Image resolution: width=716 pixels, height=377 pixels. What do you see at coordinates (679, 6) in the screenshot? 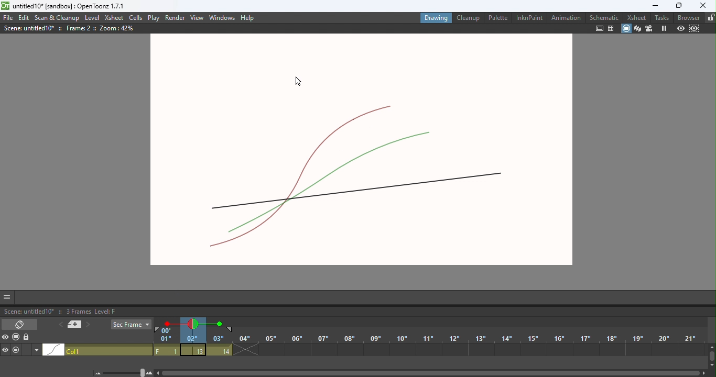
I see `maximize` at bounding box center [679, 6].